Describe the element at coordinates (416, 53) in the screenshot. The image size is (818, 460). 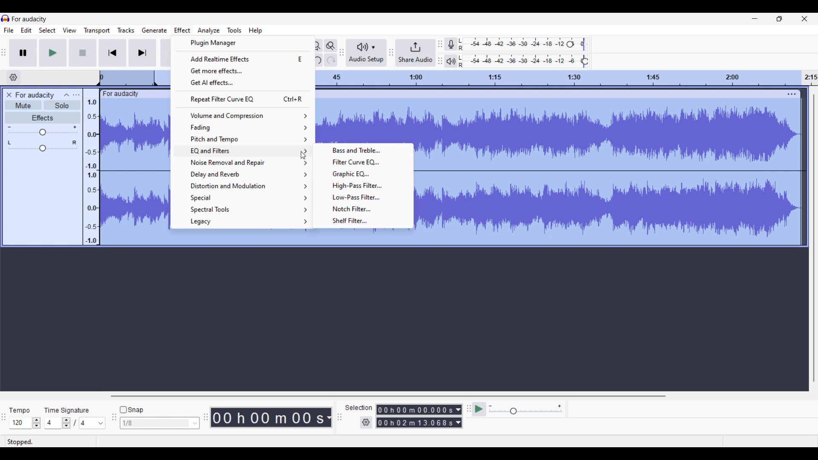
I see `Share audio` at that location.